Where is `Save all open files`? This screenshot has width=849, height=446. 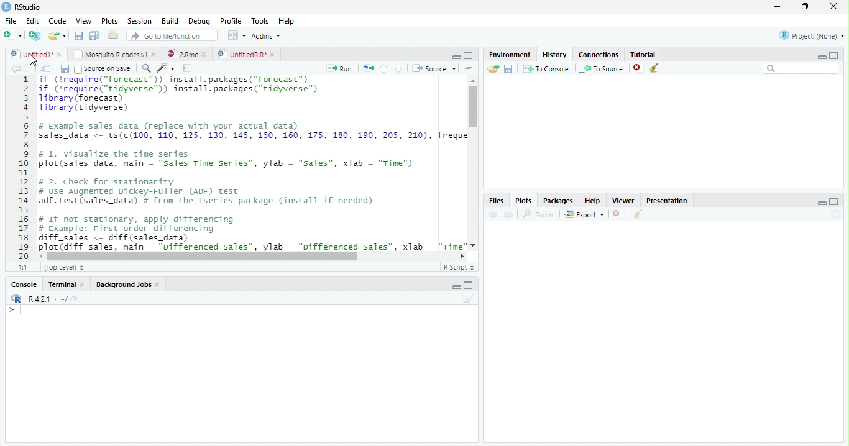 Save all open files is located at coordinates (94, 35).